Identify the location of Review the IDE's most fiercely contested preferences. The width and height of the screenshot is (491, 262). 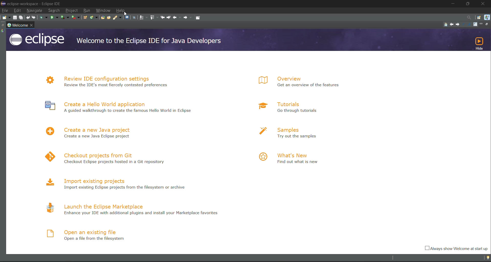
(105, 88).